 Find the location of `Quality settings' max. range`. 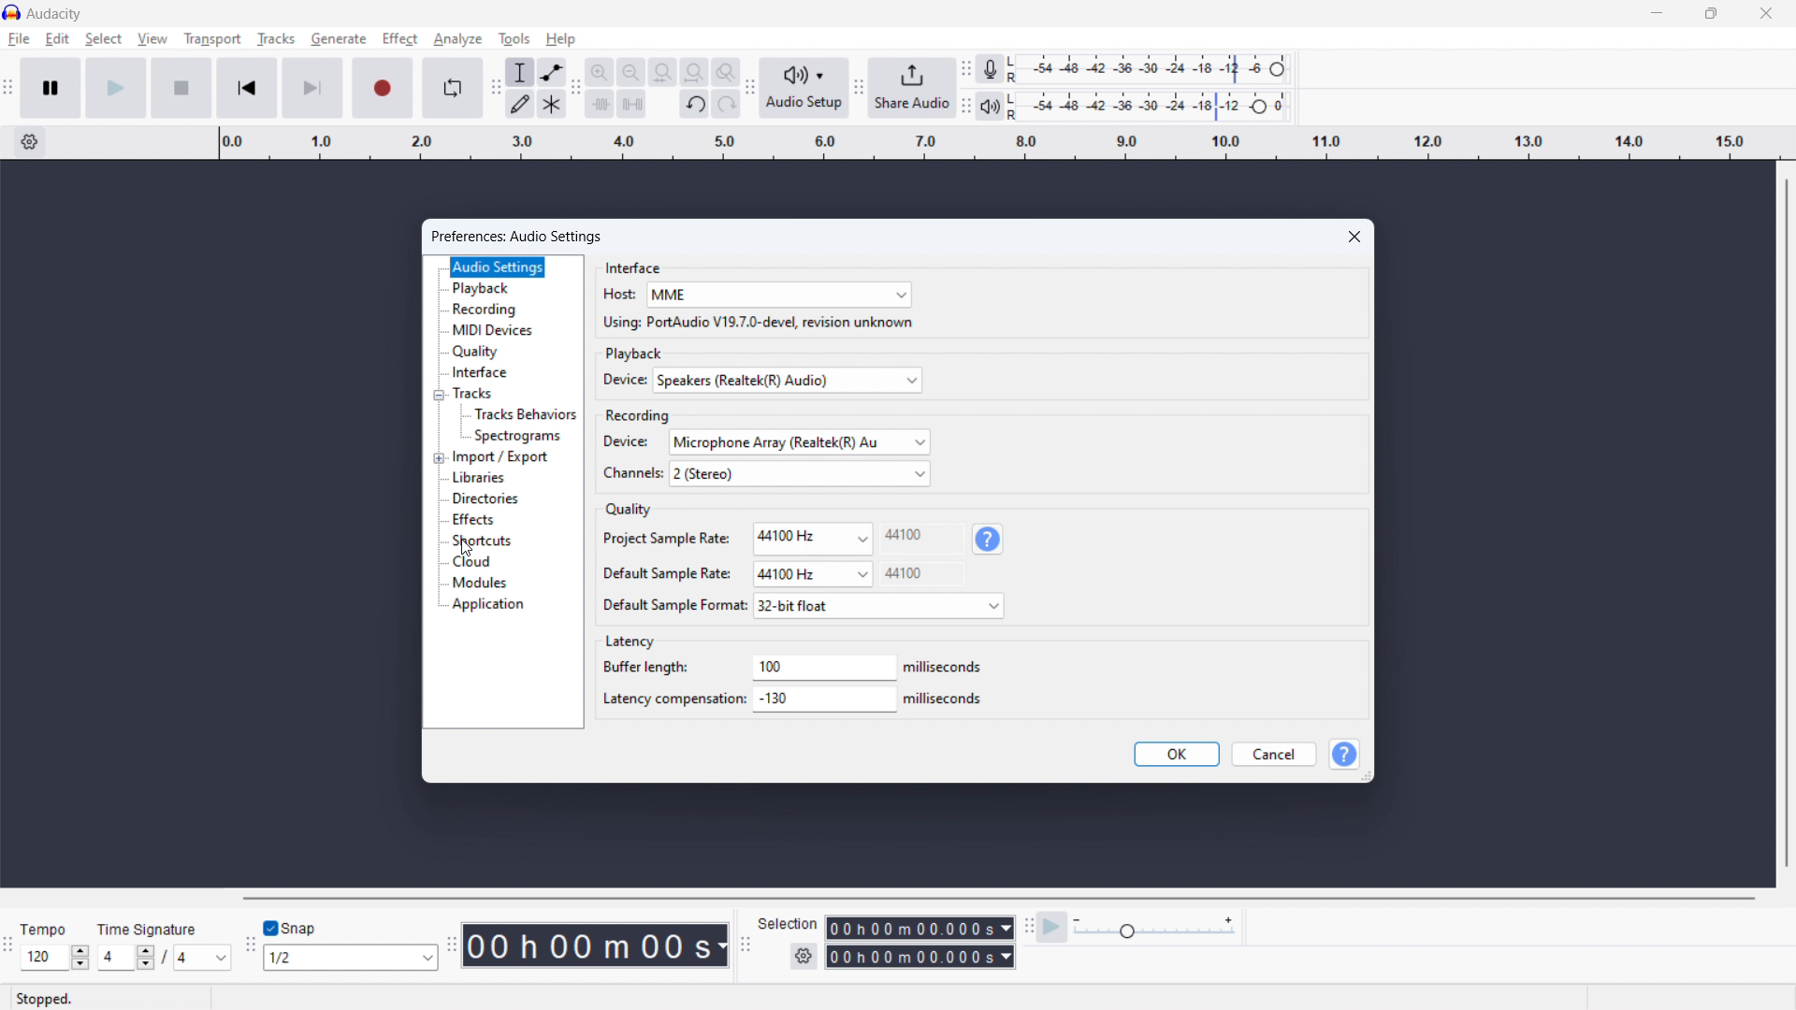

Quality settings' max. range is located at coordinates (904, 555).